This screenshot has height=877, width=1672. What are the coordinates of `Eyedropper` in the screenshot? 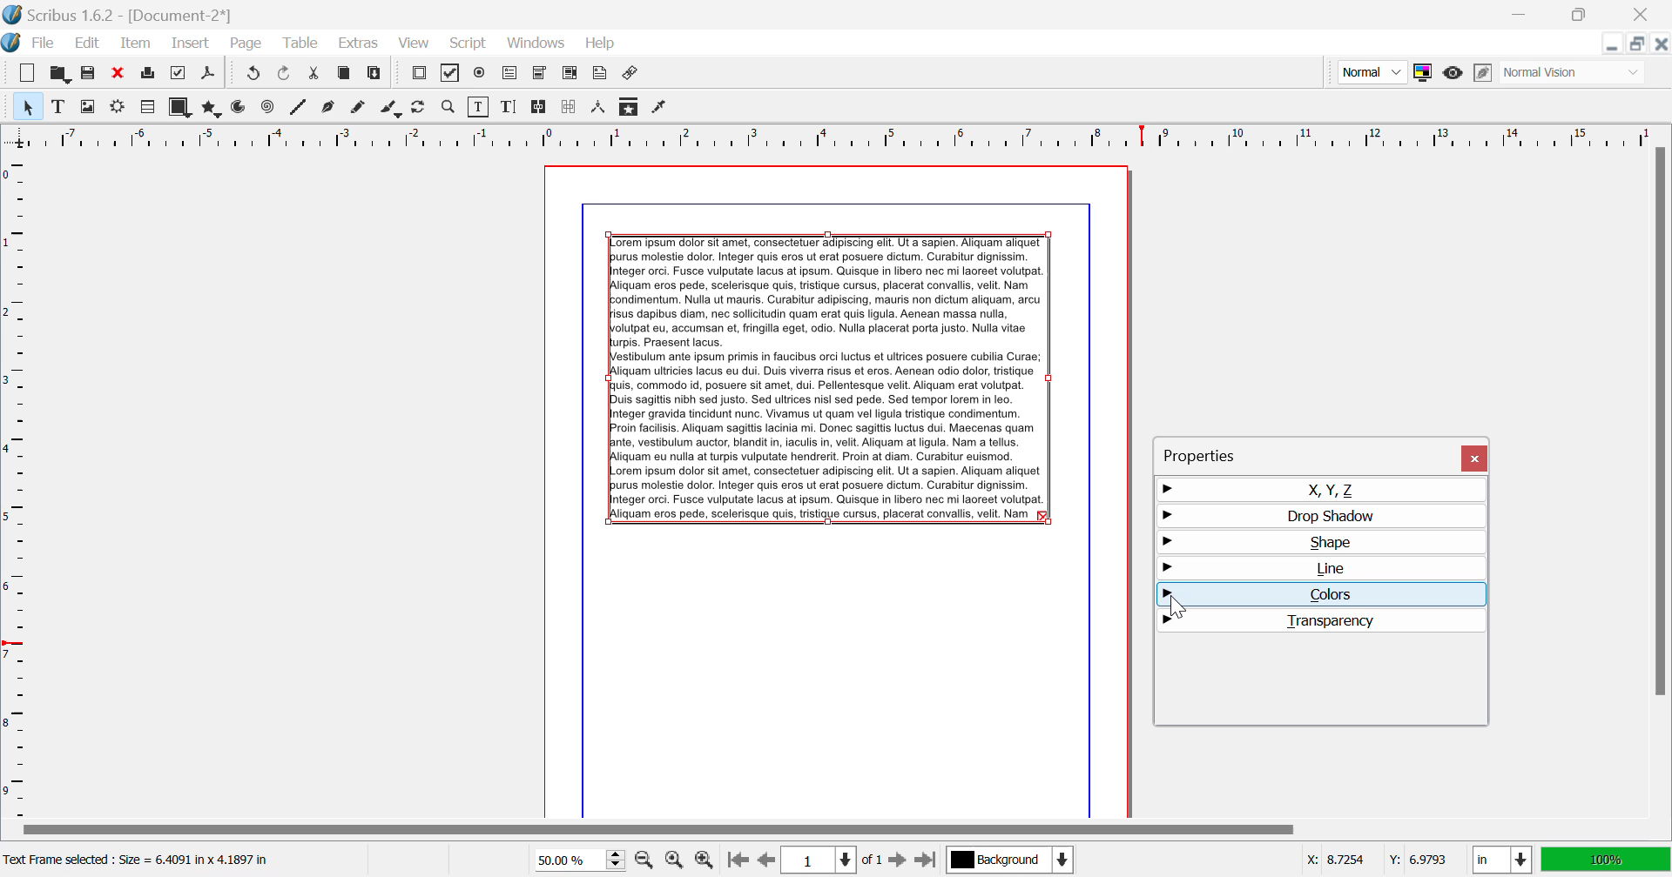 It's located at (660, 109).